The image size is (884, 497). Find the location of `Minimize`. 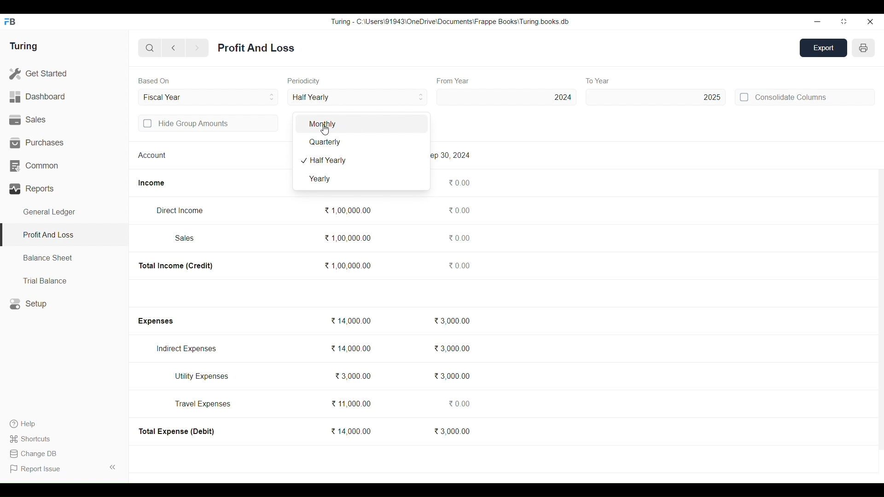

Minimize is located at coordinates (817, 22).